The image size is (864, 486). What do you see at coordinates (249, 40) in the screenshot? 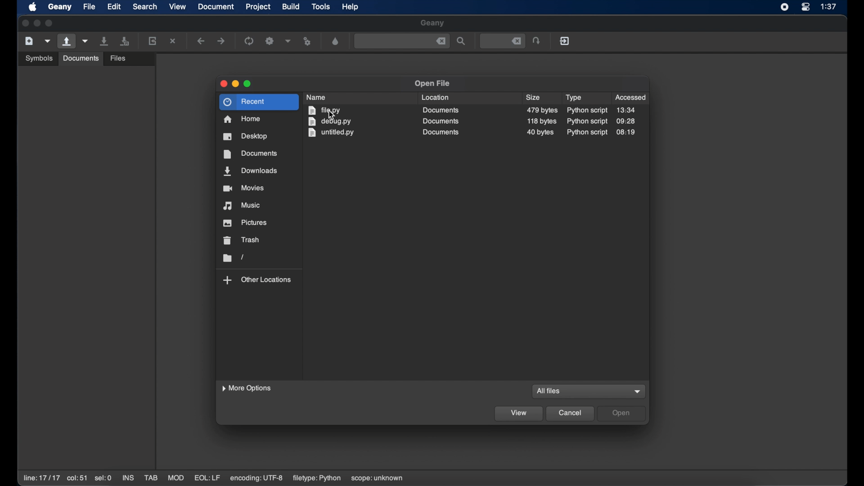
I see `compile the current file` at bounding box center [249, 40].